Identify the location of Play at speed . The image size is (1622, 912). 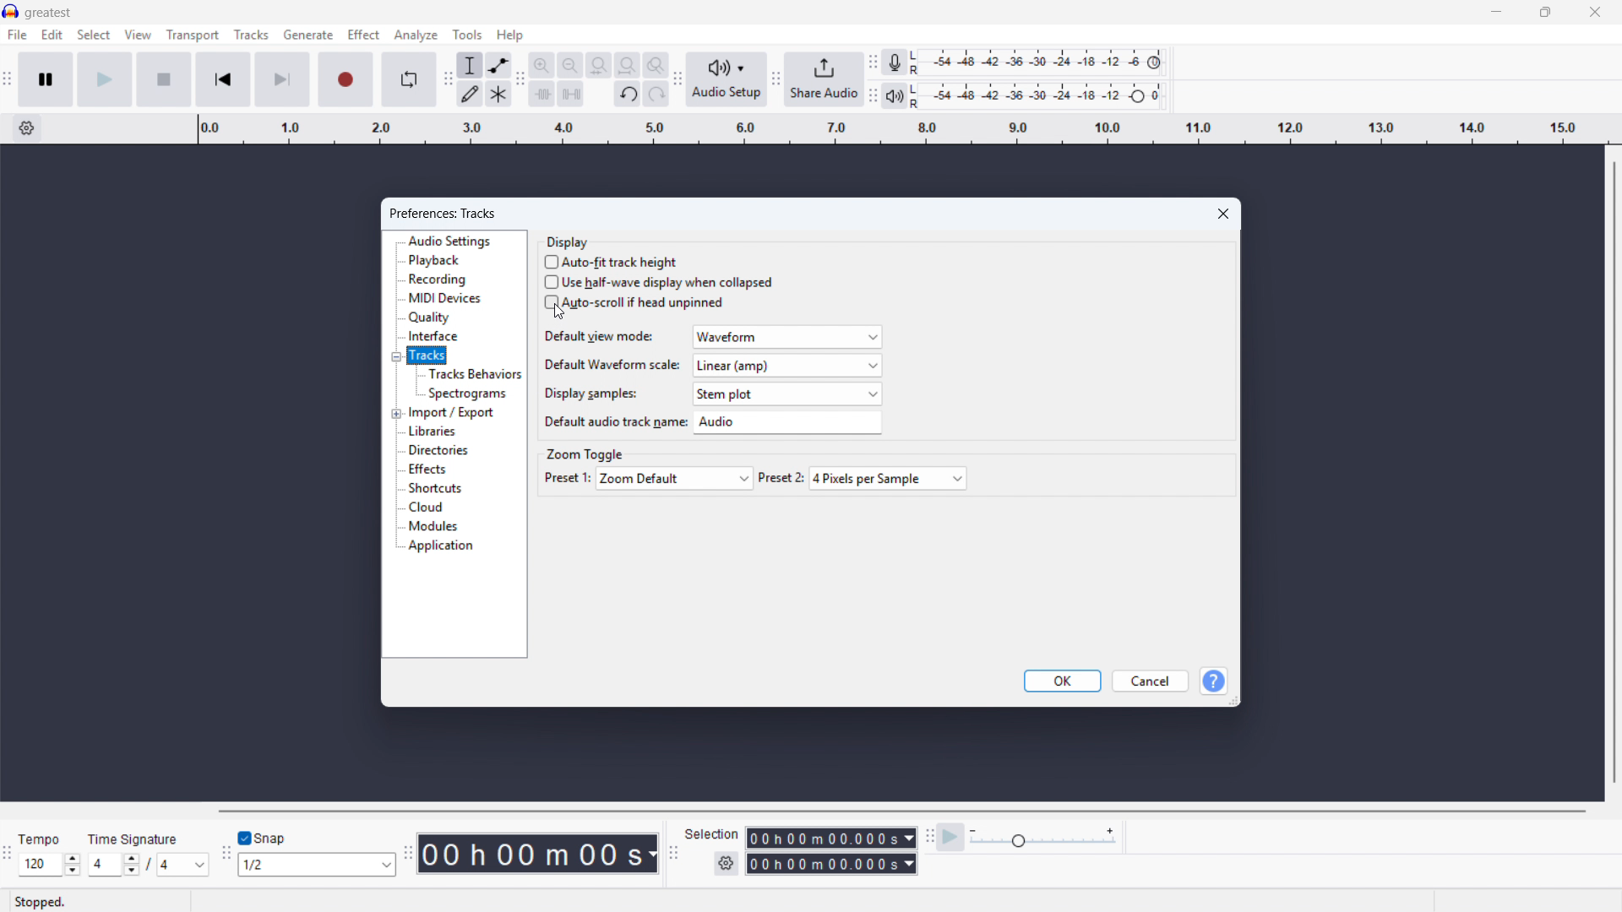
(950, 838).